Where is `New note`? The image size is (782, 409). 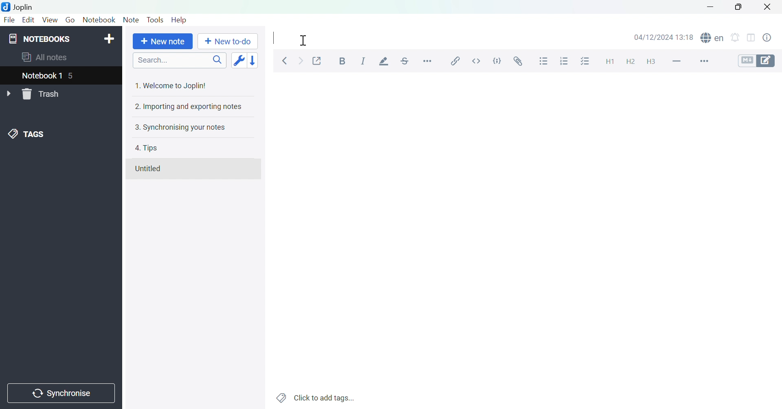
New note is located at coordinates (163, 42).